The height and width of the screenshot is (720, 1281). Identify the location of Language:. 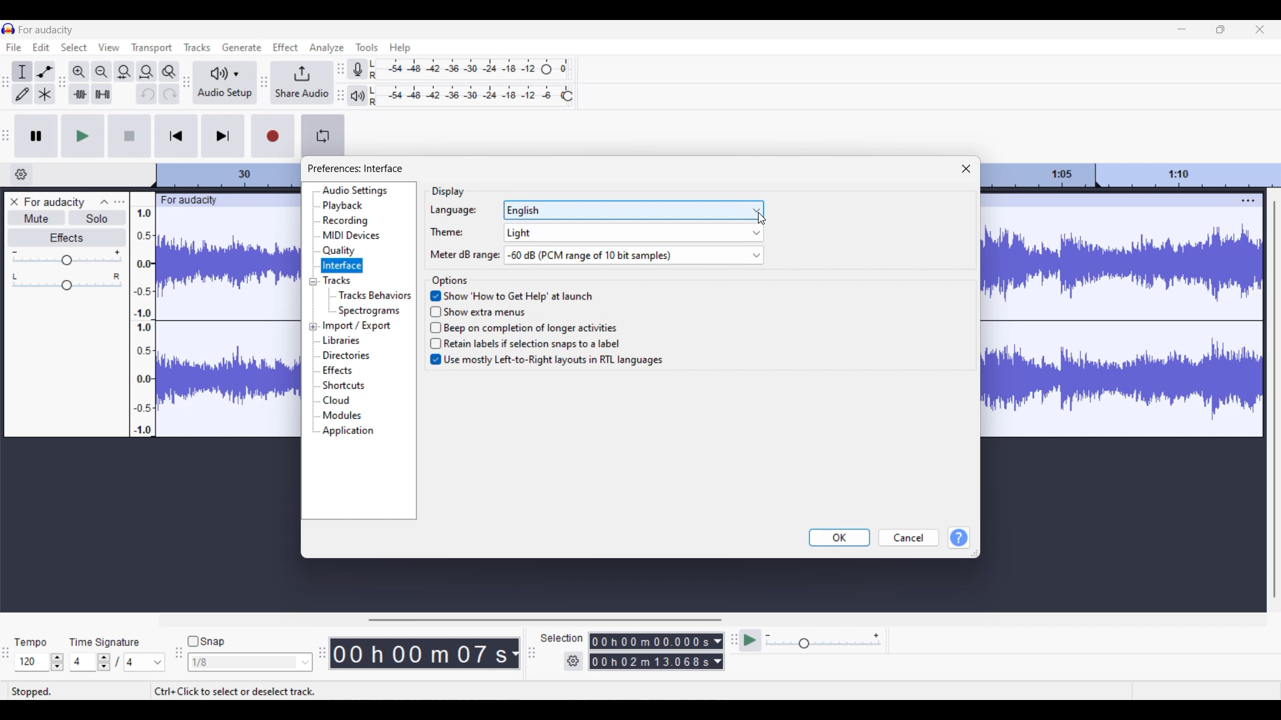
(453, 211).